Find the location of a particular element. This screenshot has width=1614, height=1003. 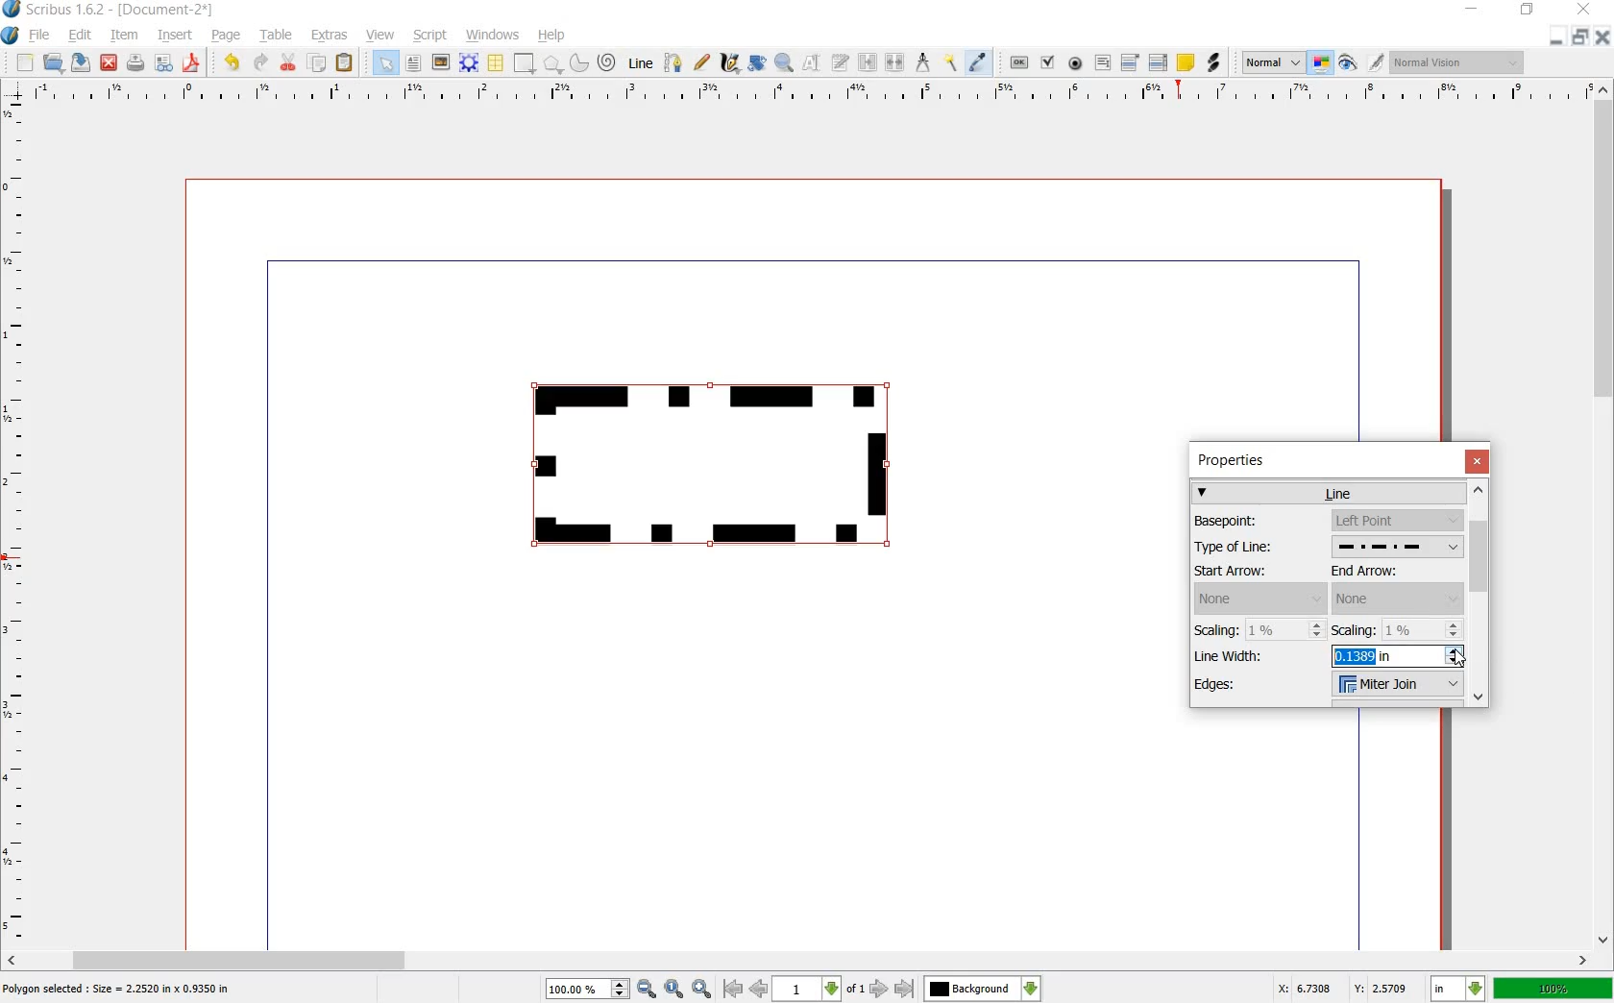

visual appearance of the display is located at coordinates (1455, 62).